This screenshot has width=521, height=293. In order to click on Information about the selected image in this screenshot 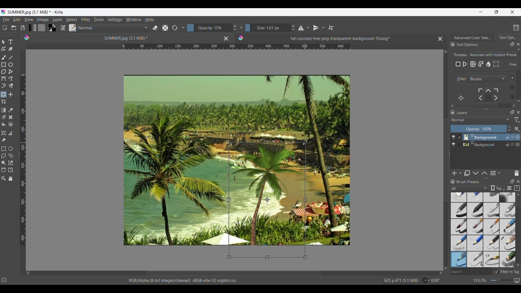, I will do `click(401, 280)`.